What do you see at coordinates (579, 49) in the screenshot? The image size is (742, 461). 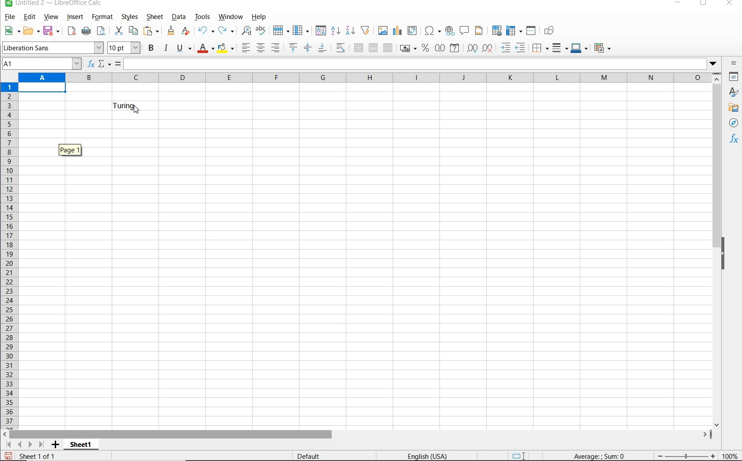 I see `BORDER COLOR` at bounding box center [579, 49].